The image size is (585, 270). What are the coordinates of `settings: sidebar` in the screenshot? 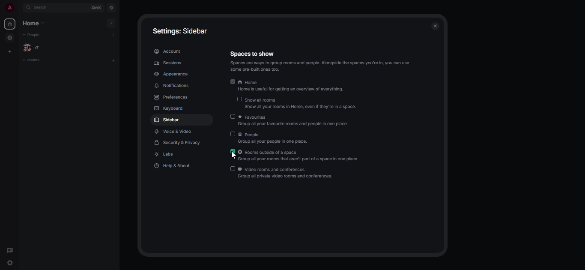 It's located at (181, 30).